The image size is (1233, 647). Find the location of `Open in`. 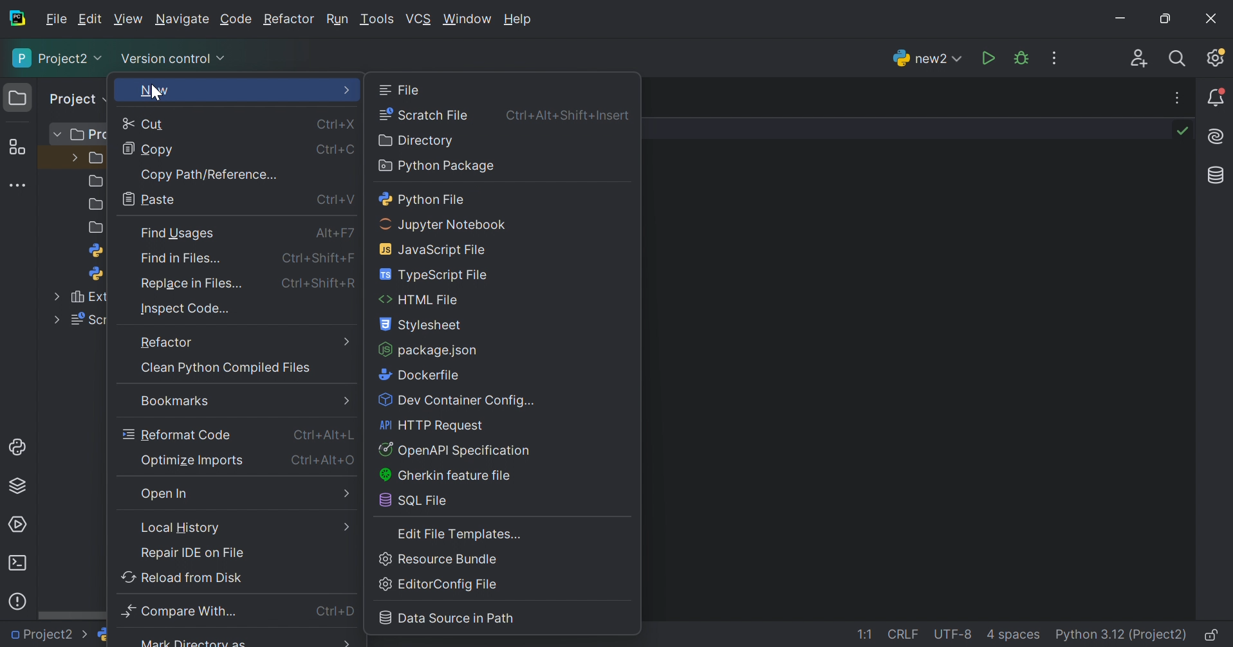

Open in is located at coordinates (168, 495).